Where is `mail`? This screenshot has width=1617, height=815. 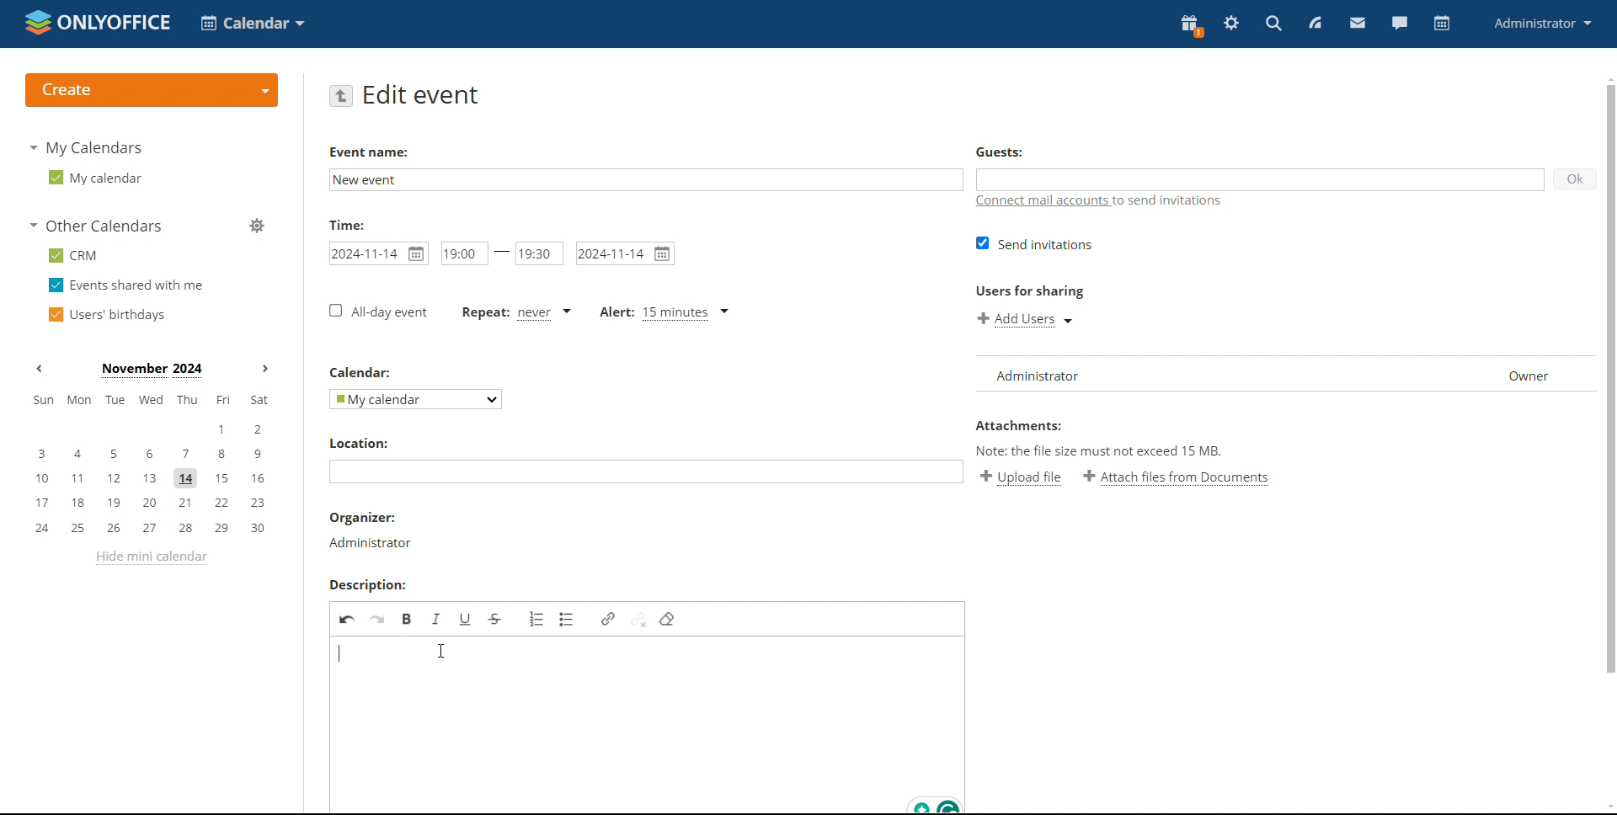
mail is located at coordinates (1357, 24).